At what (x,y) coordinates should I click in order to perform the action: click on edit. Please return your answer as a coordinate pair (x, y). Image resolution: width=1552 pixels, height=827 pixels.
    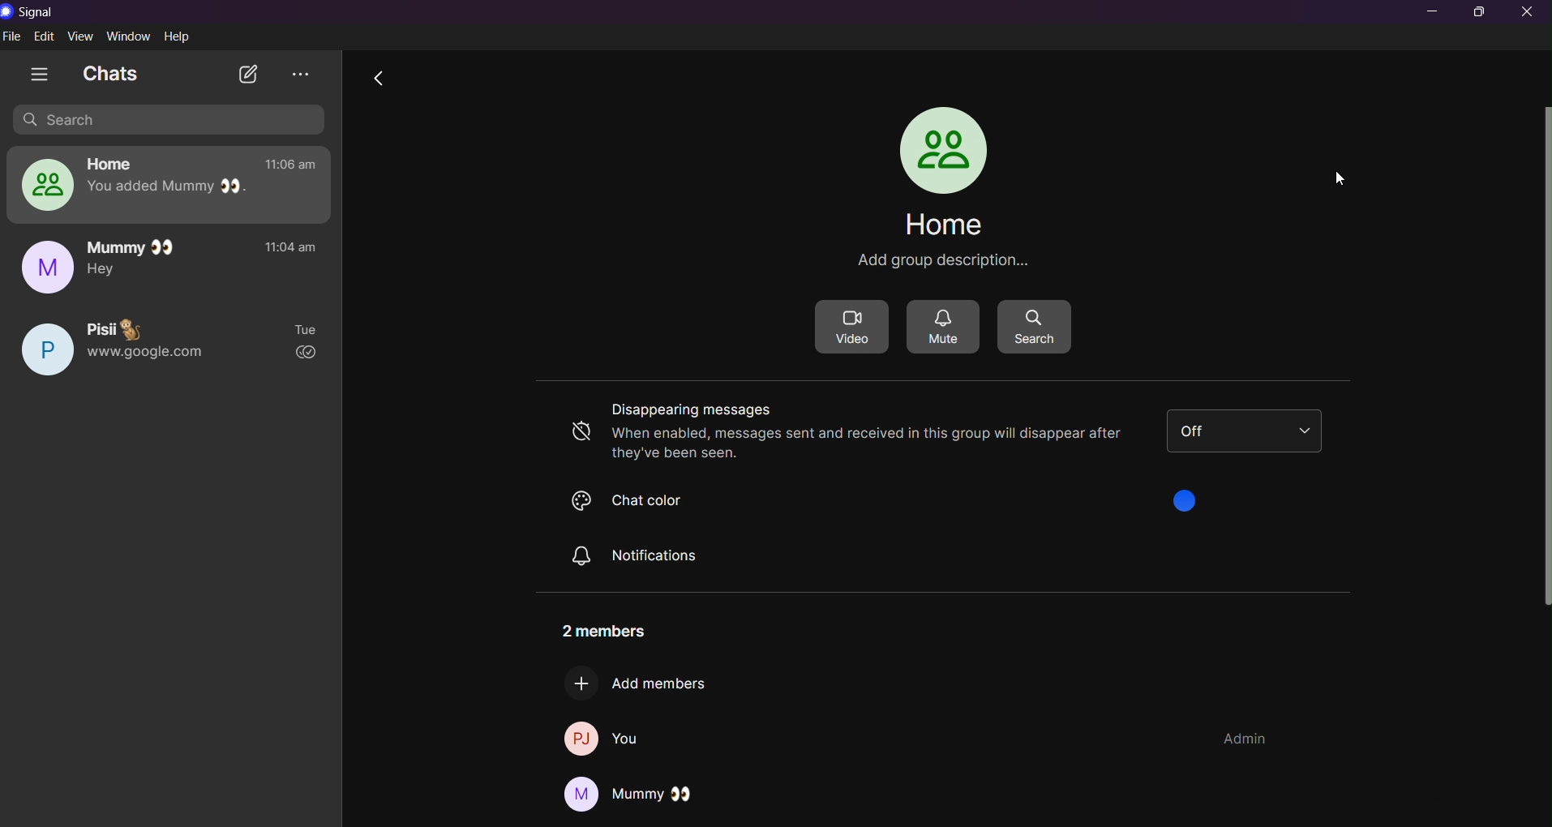
    Looking at the image, I should click on (46, 36).